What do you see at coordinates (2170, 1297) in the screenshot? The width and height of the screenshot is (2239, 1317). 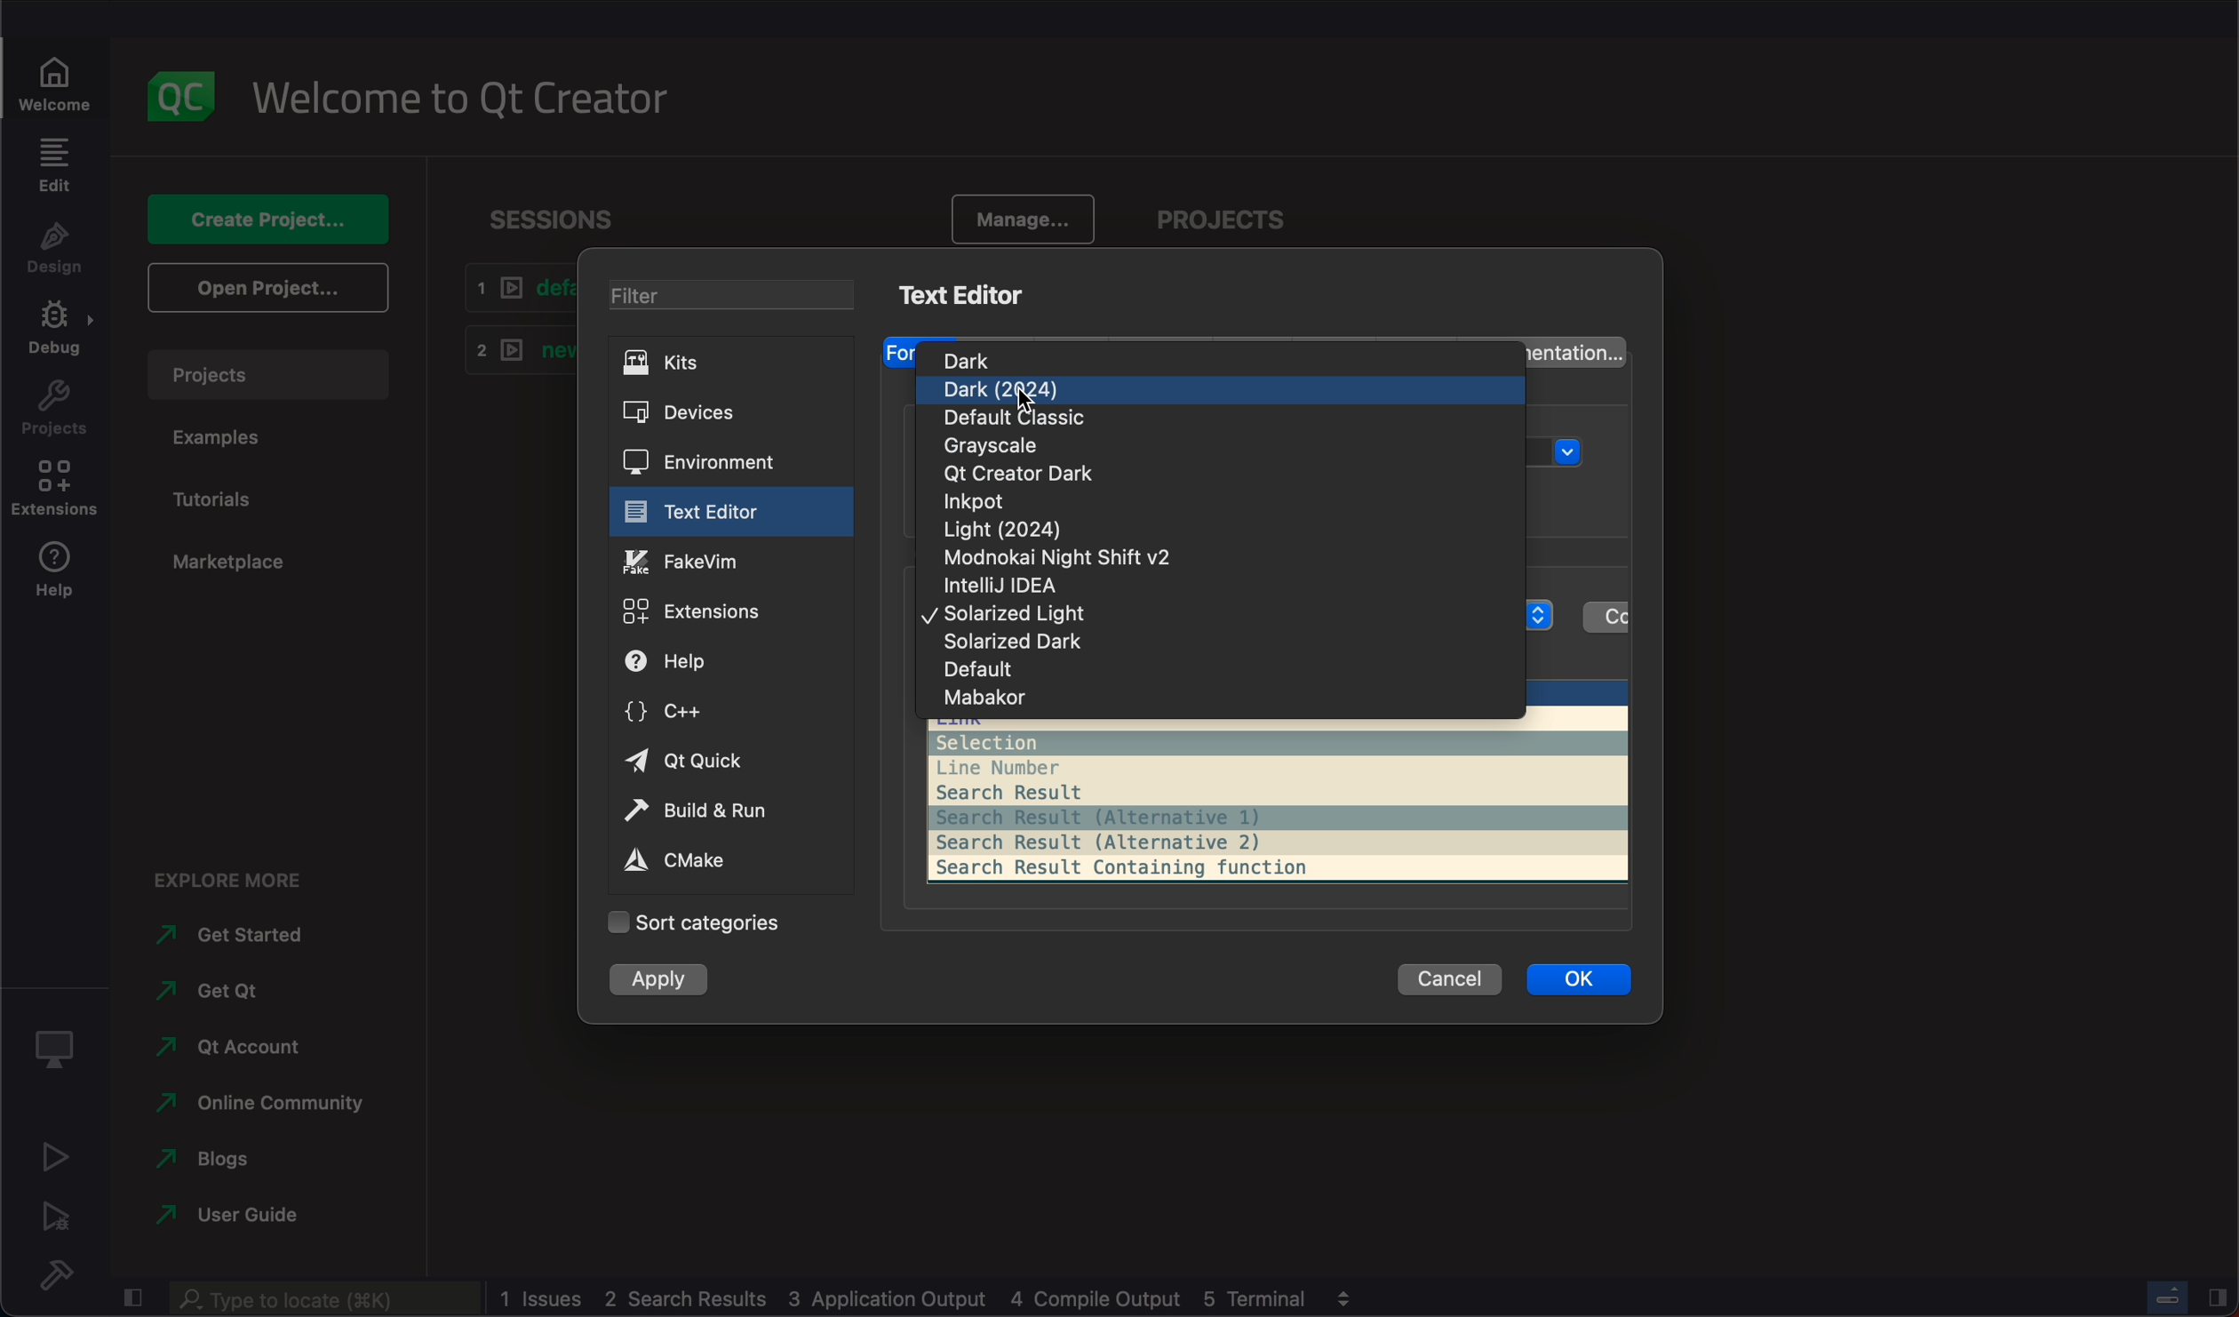 I see `progress bar` at bounding box center [2170, 1297].